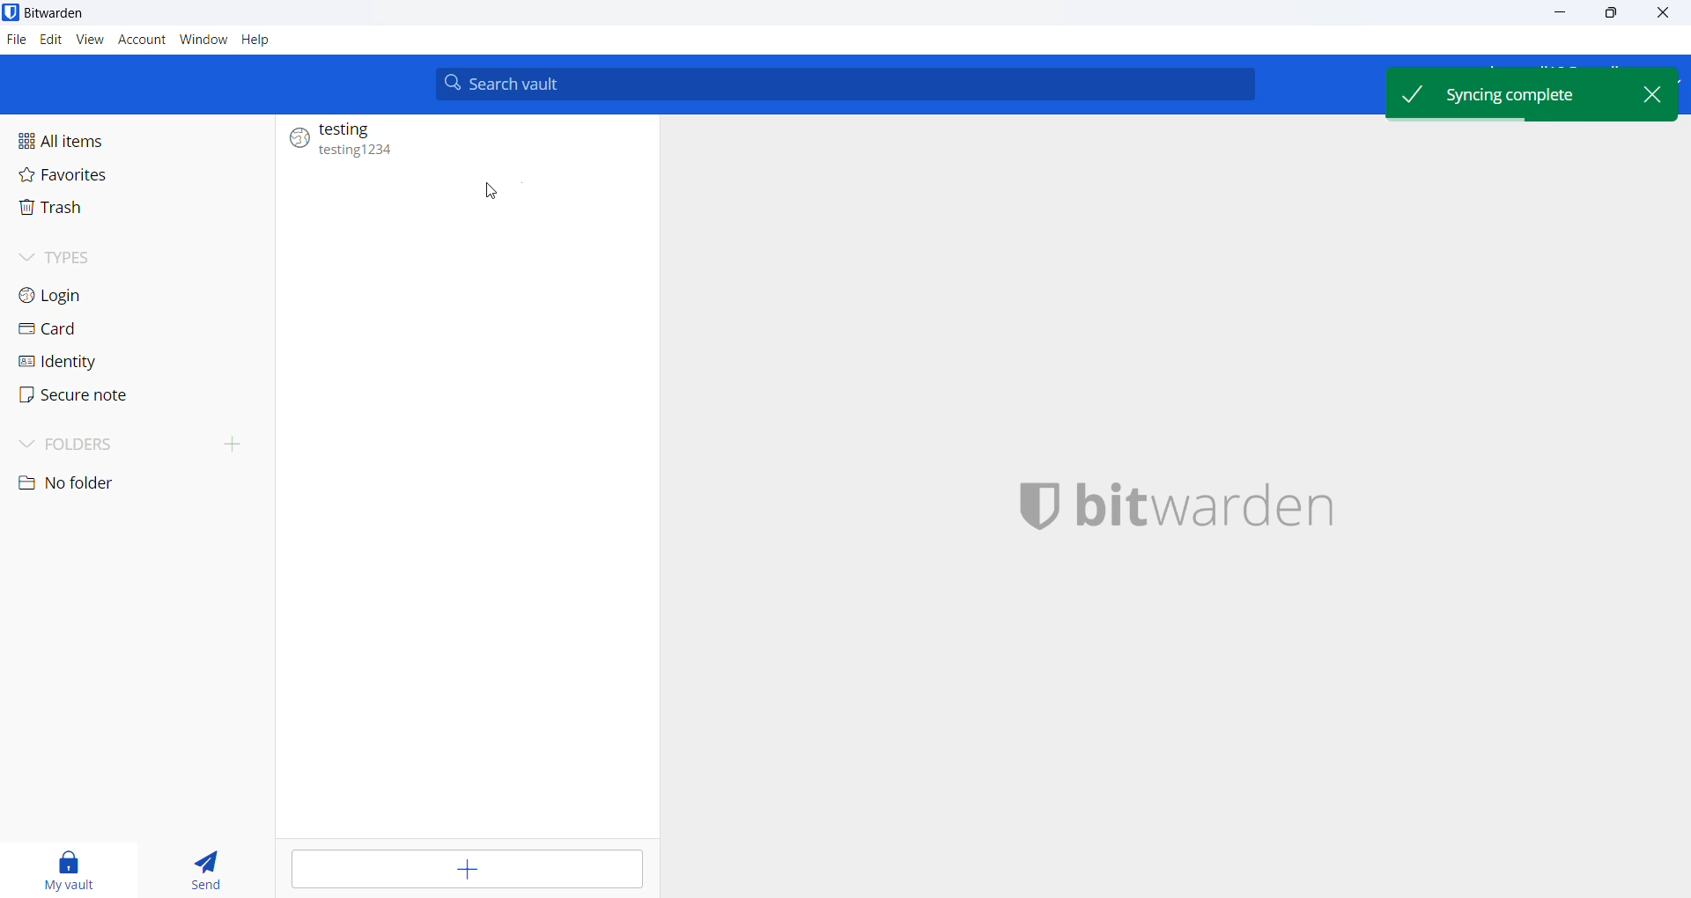  I want to click on add, so click(464, 870).